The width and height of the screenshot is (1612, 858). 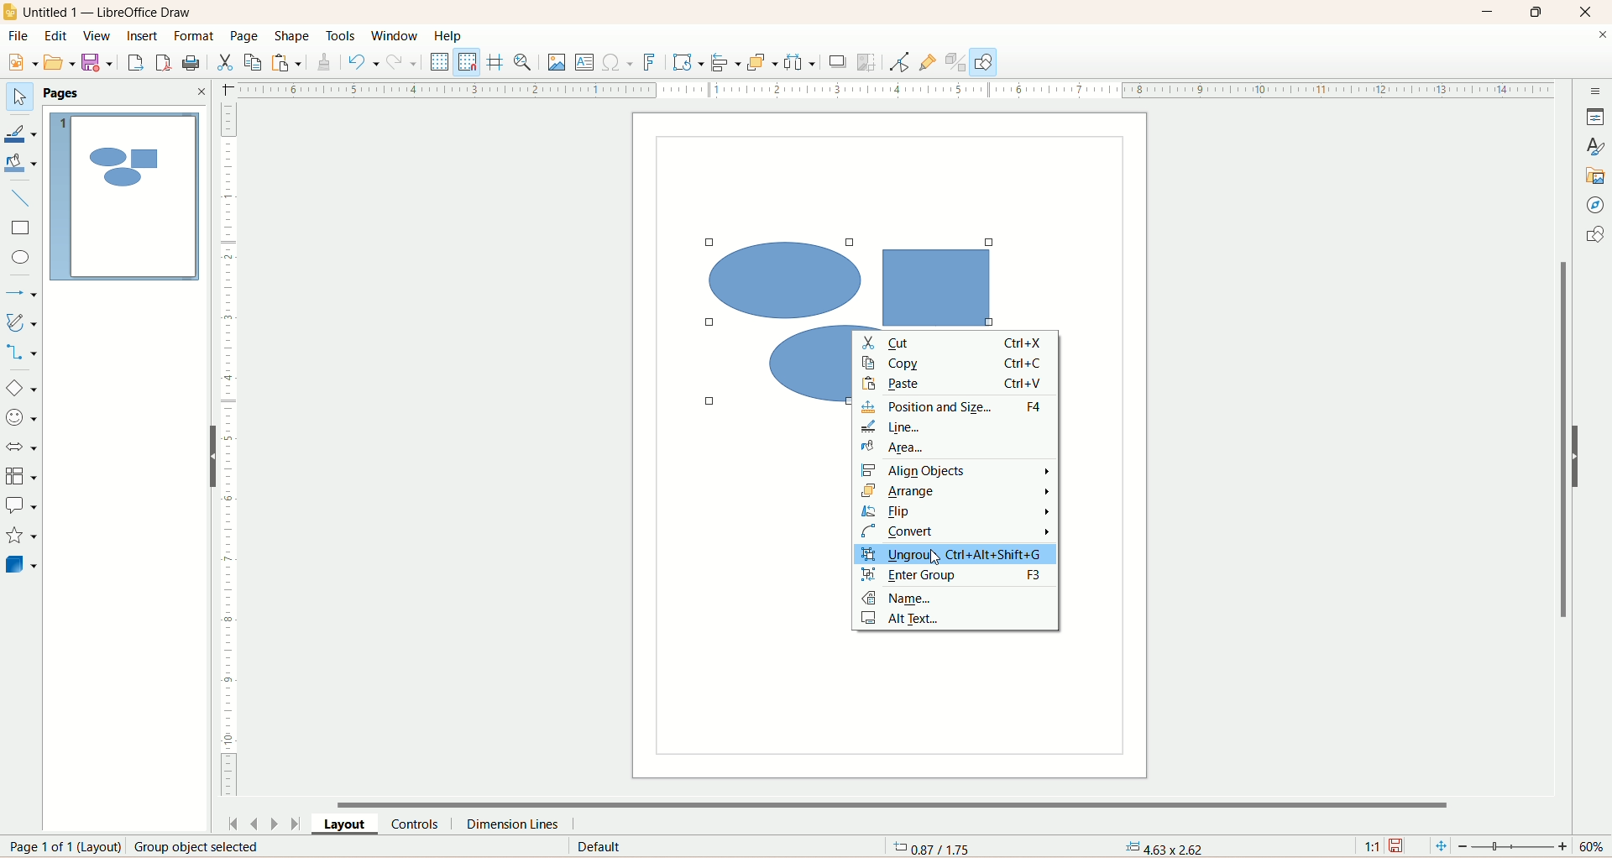 I want to click on copy, so click(x=958, y=362).